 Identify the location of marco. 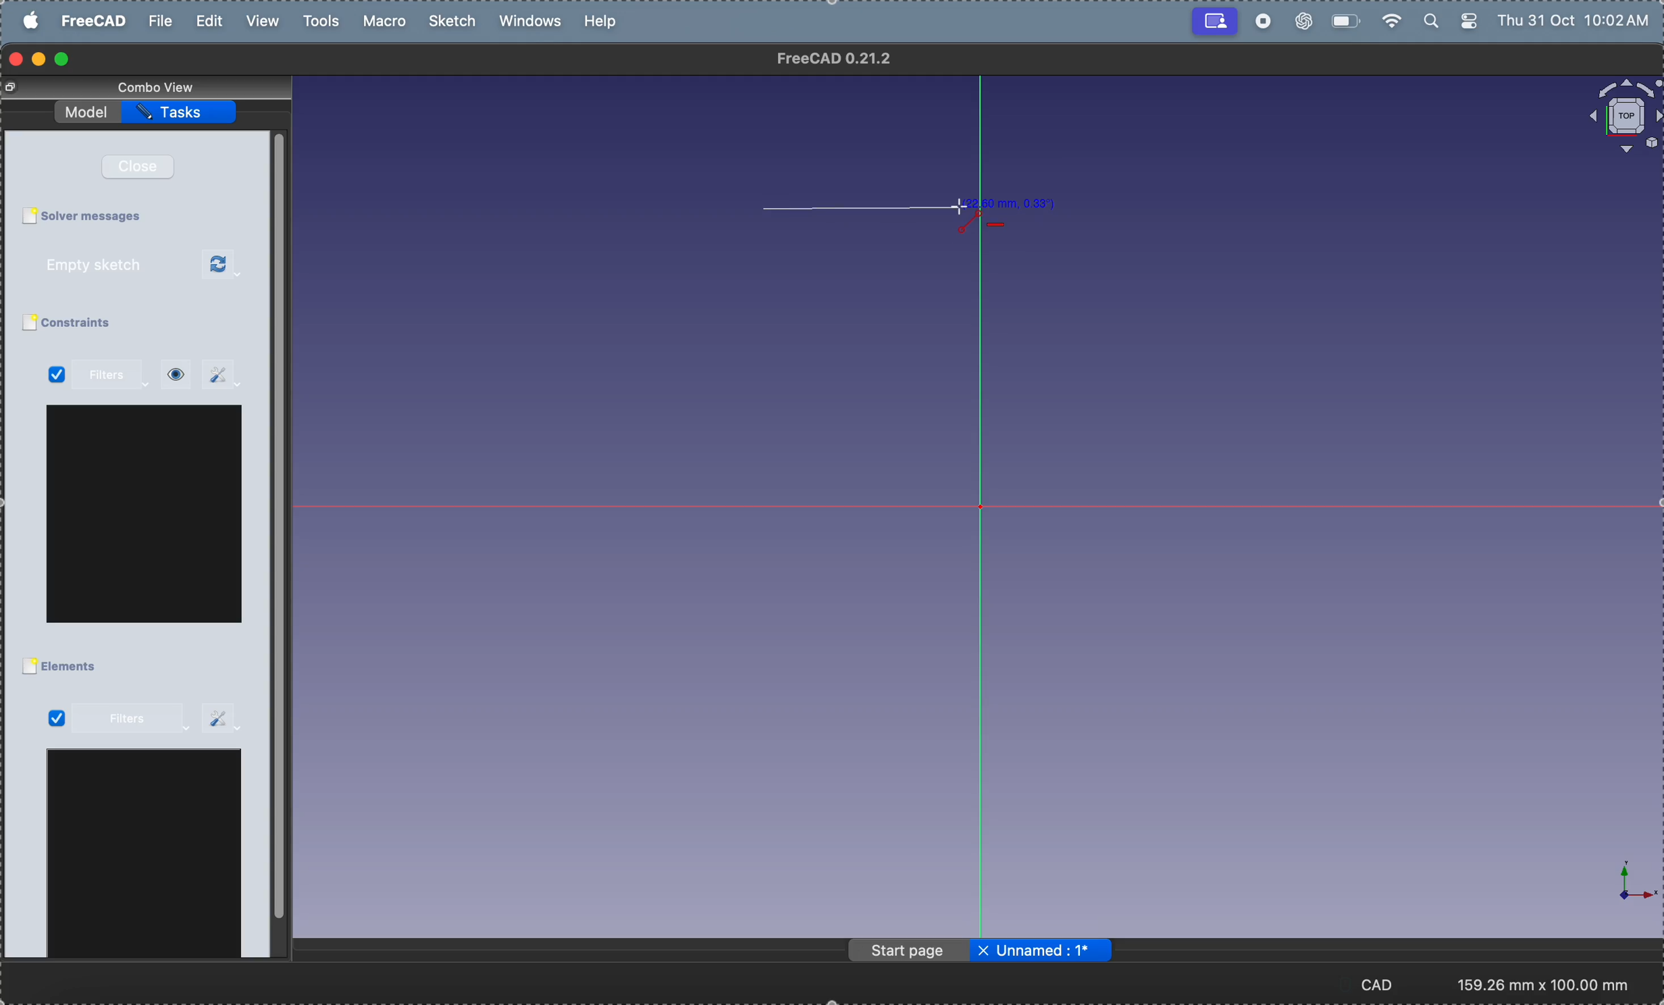
(388, 21).